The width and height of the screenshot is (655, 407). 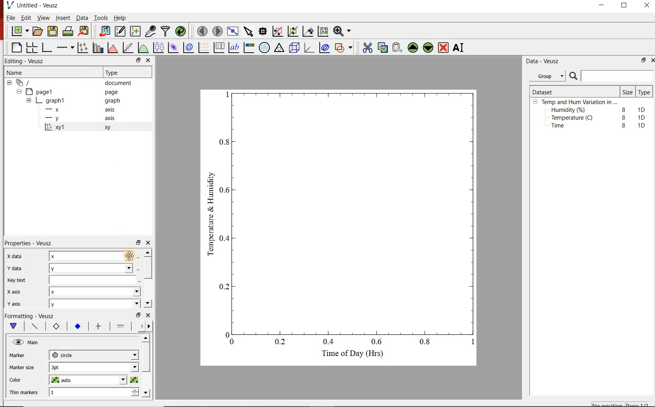 What do you see at coordinates (225, 238) in the screenshot?
I see `0.4` at bounding box center [225, 238].